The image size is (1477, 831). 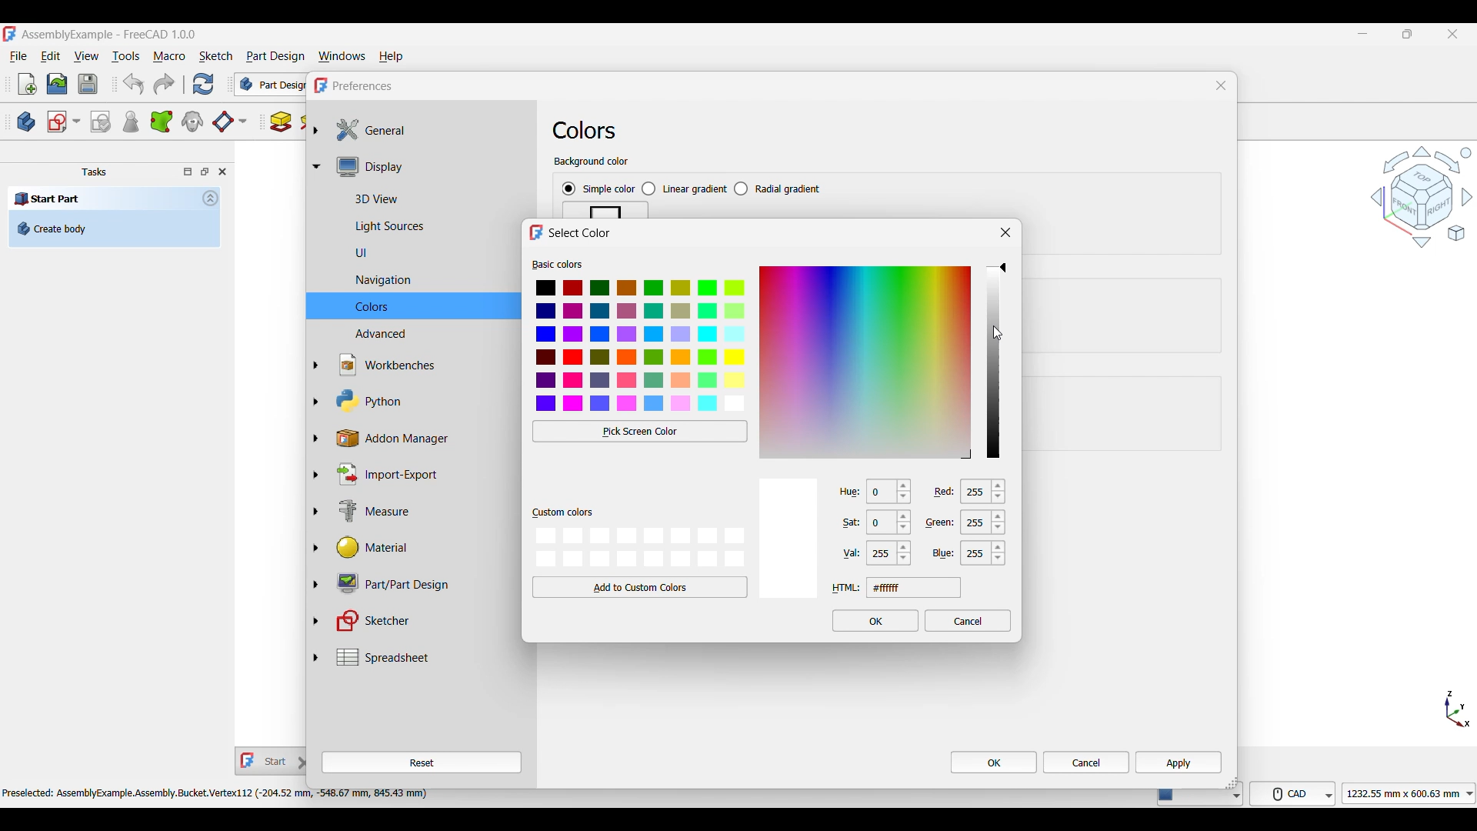 I want to click on Color slider, so click(x=992, y=362).